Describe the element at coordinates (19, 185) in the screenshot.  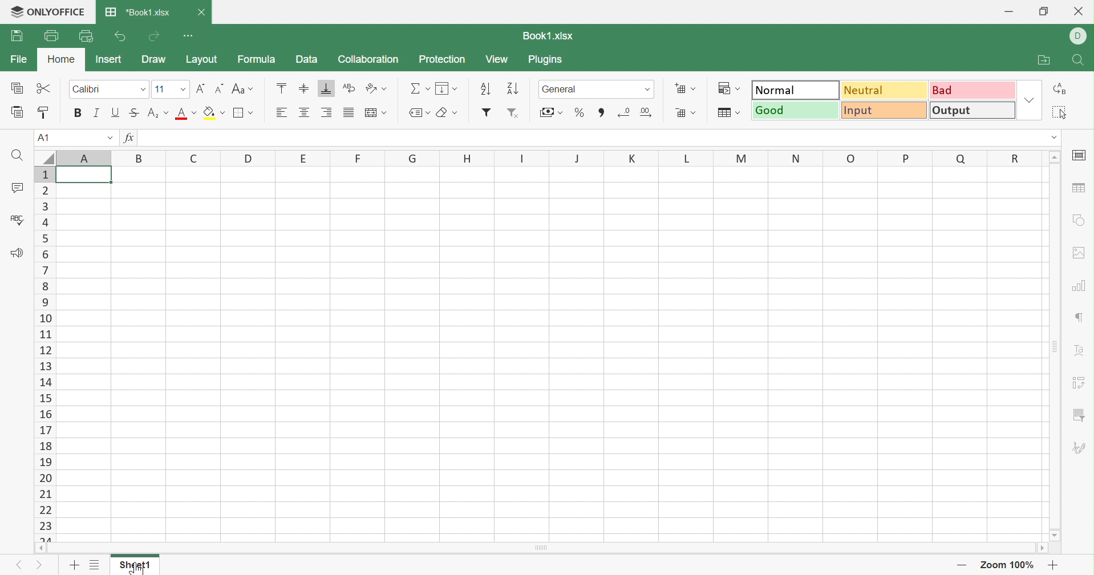
I see `Comments` at that location.